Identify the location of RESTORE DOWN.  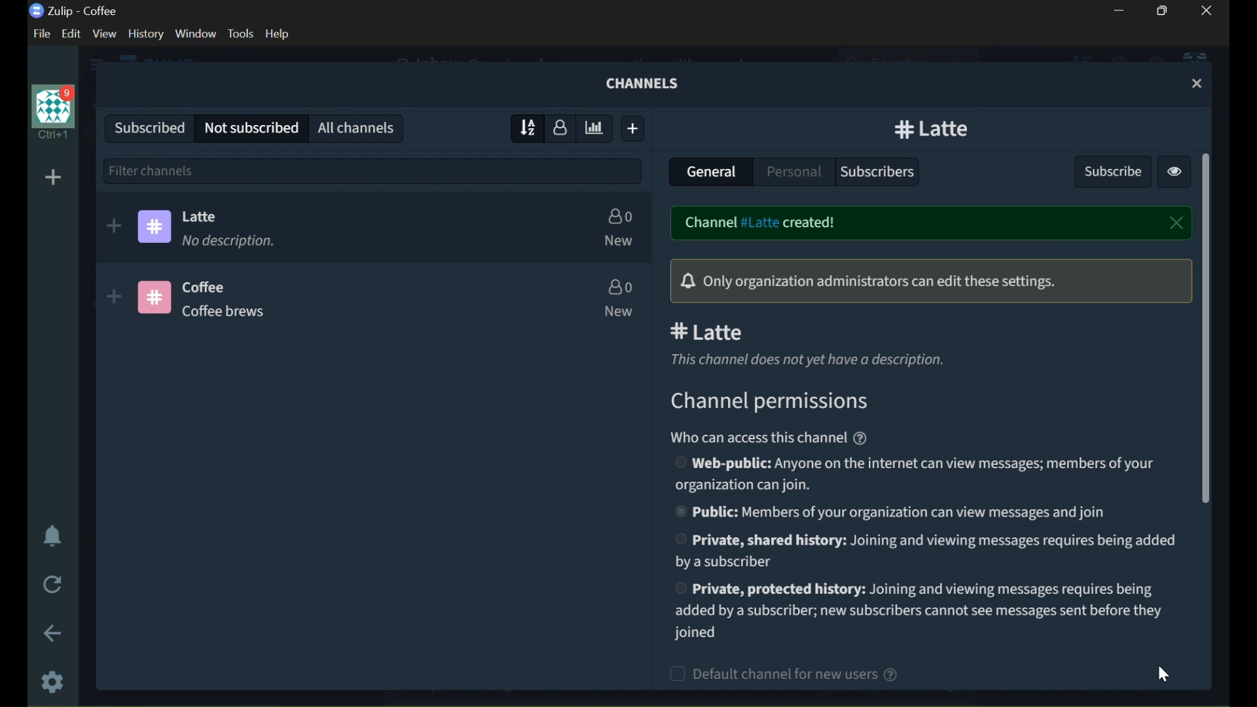
(1165, 10).